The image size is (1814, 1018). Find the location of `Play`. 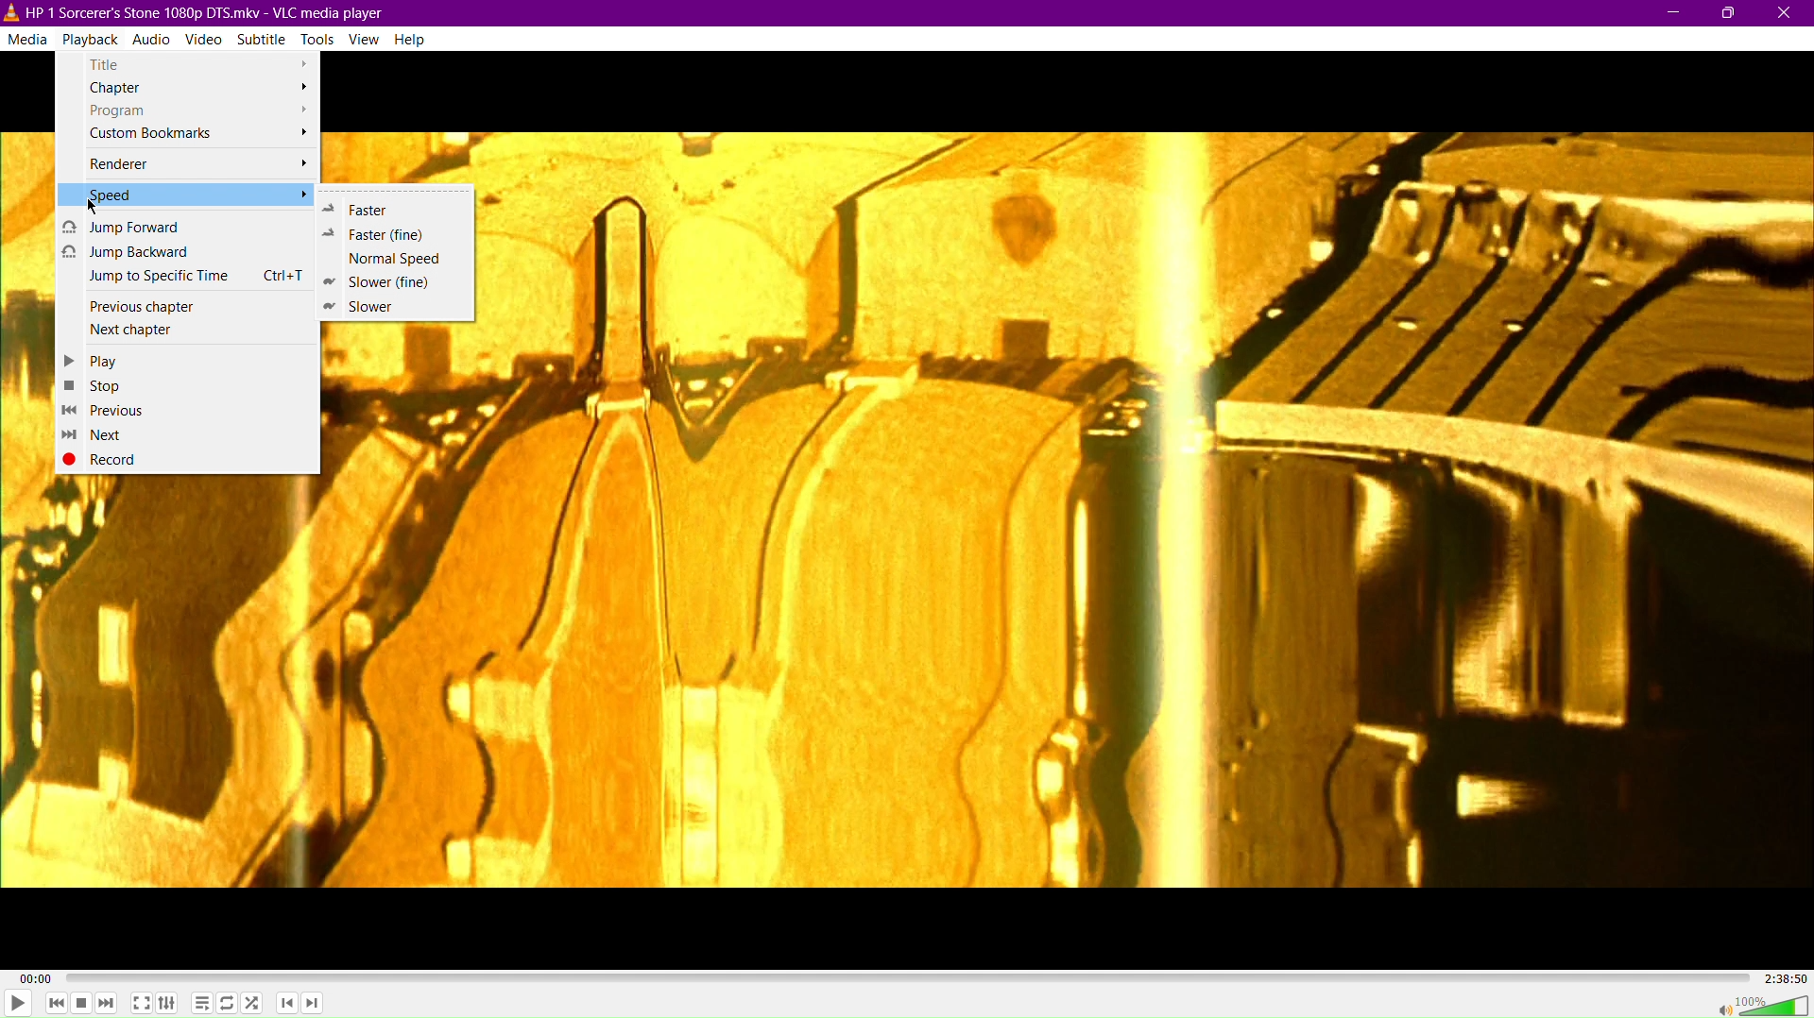

Play is located at coordinates (98, 360).